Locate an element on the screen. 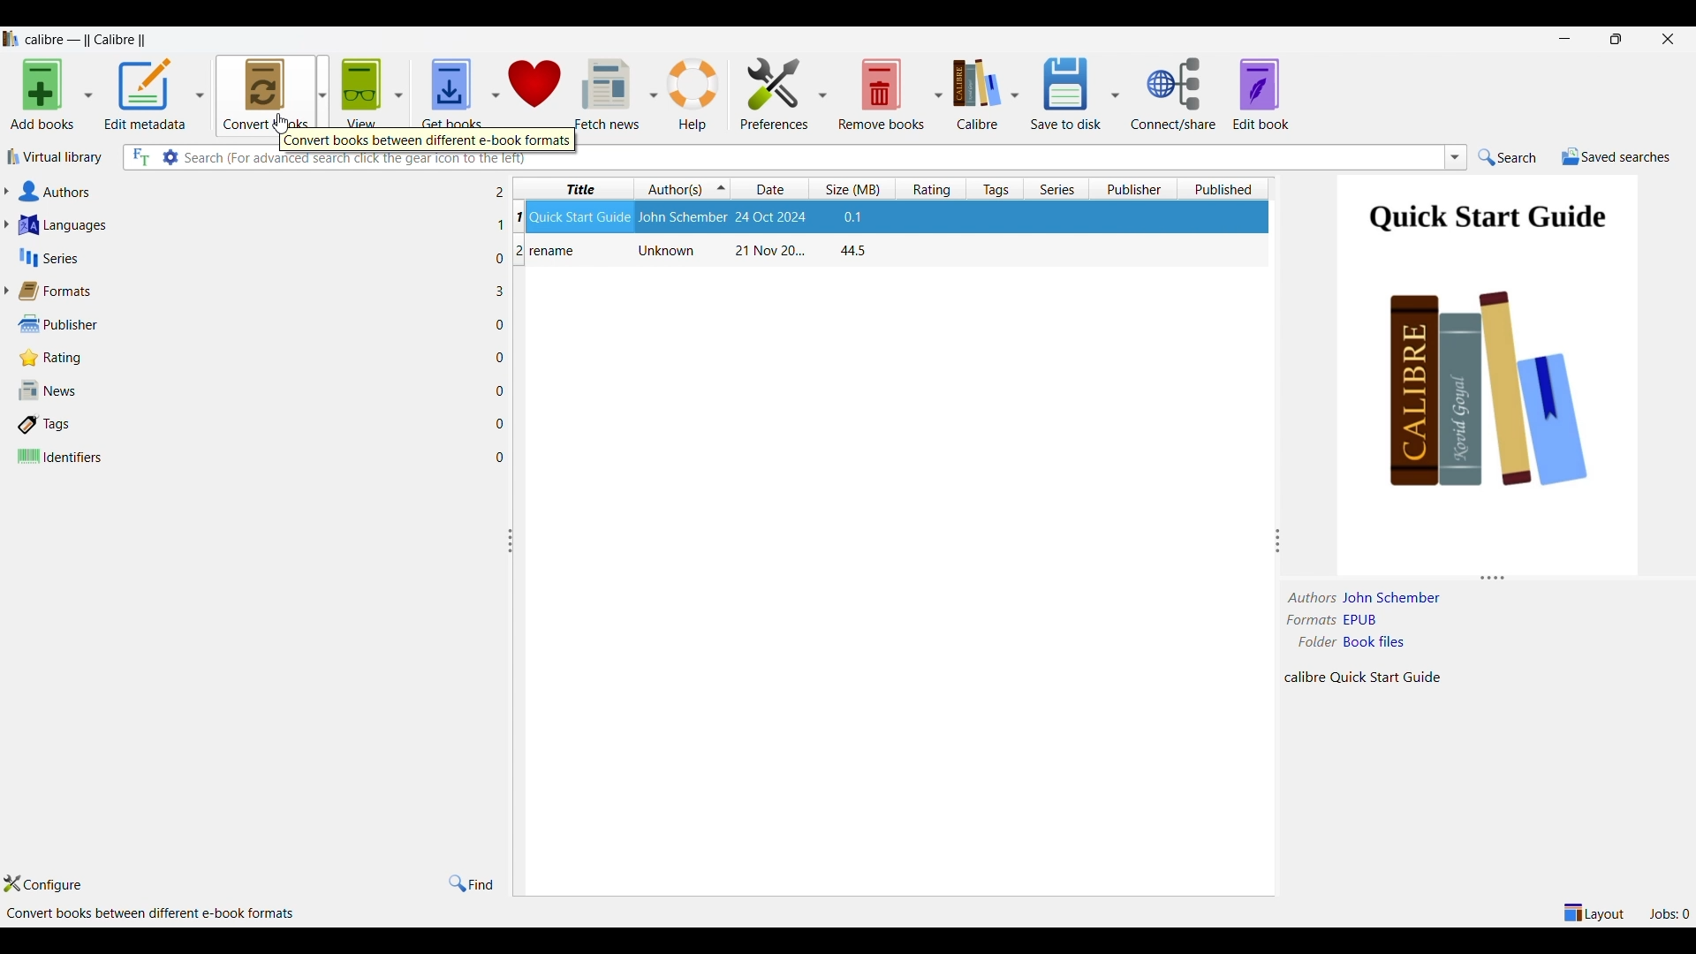  Fetch news is located at coordinates (607, 93).